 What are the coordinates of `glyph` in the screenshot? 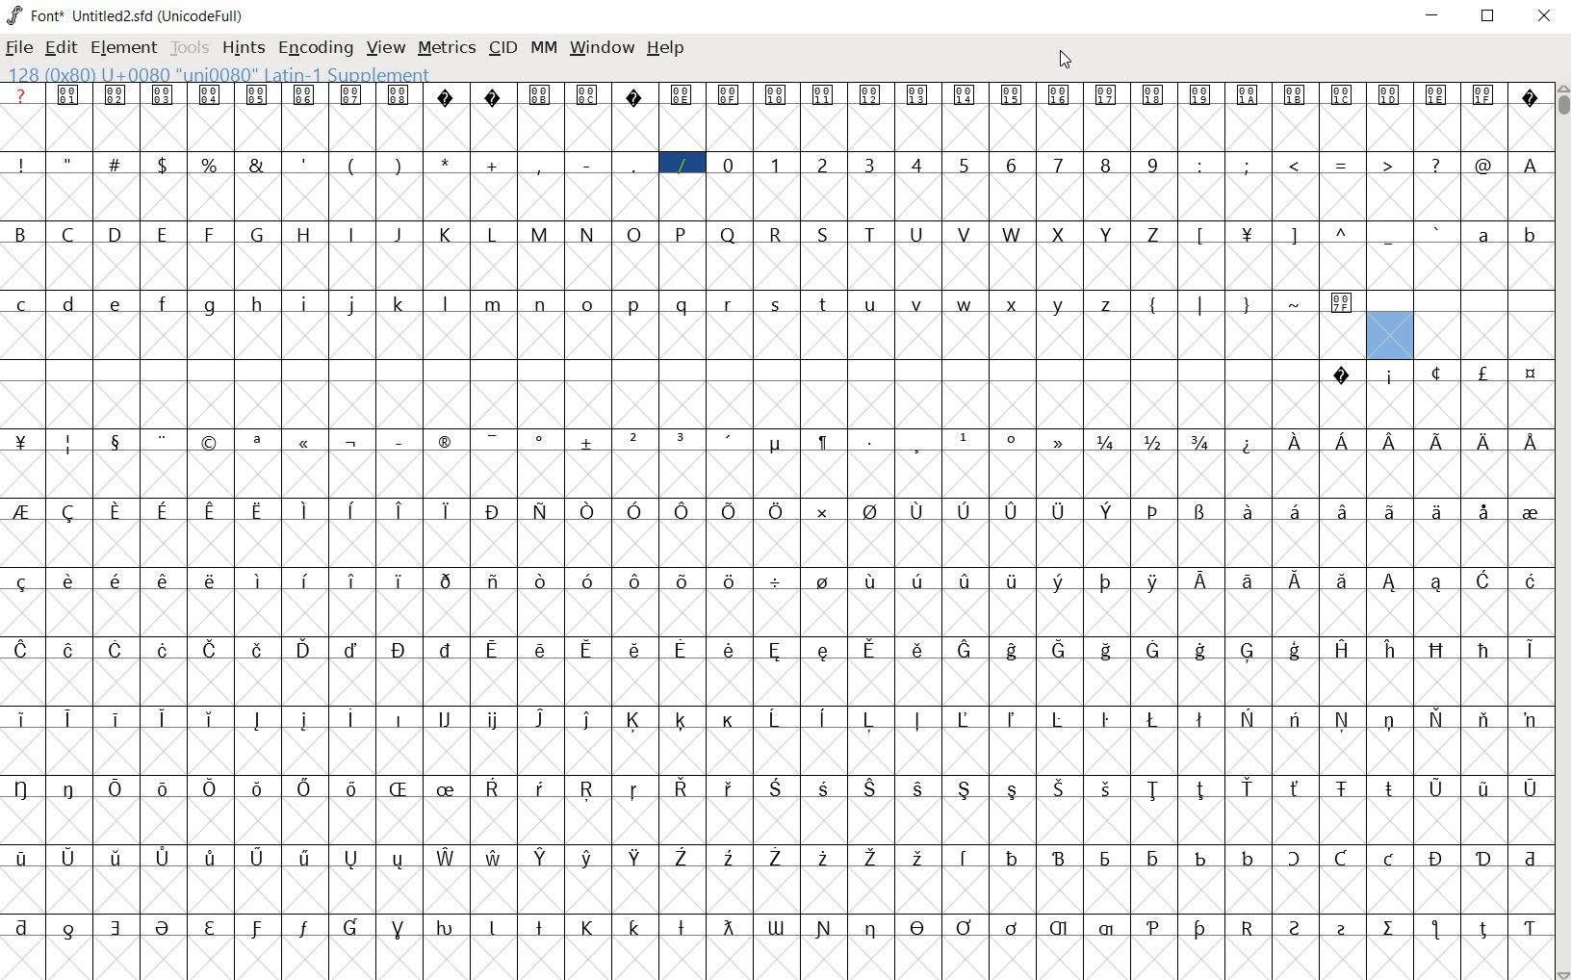 It's located at (494, 305).